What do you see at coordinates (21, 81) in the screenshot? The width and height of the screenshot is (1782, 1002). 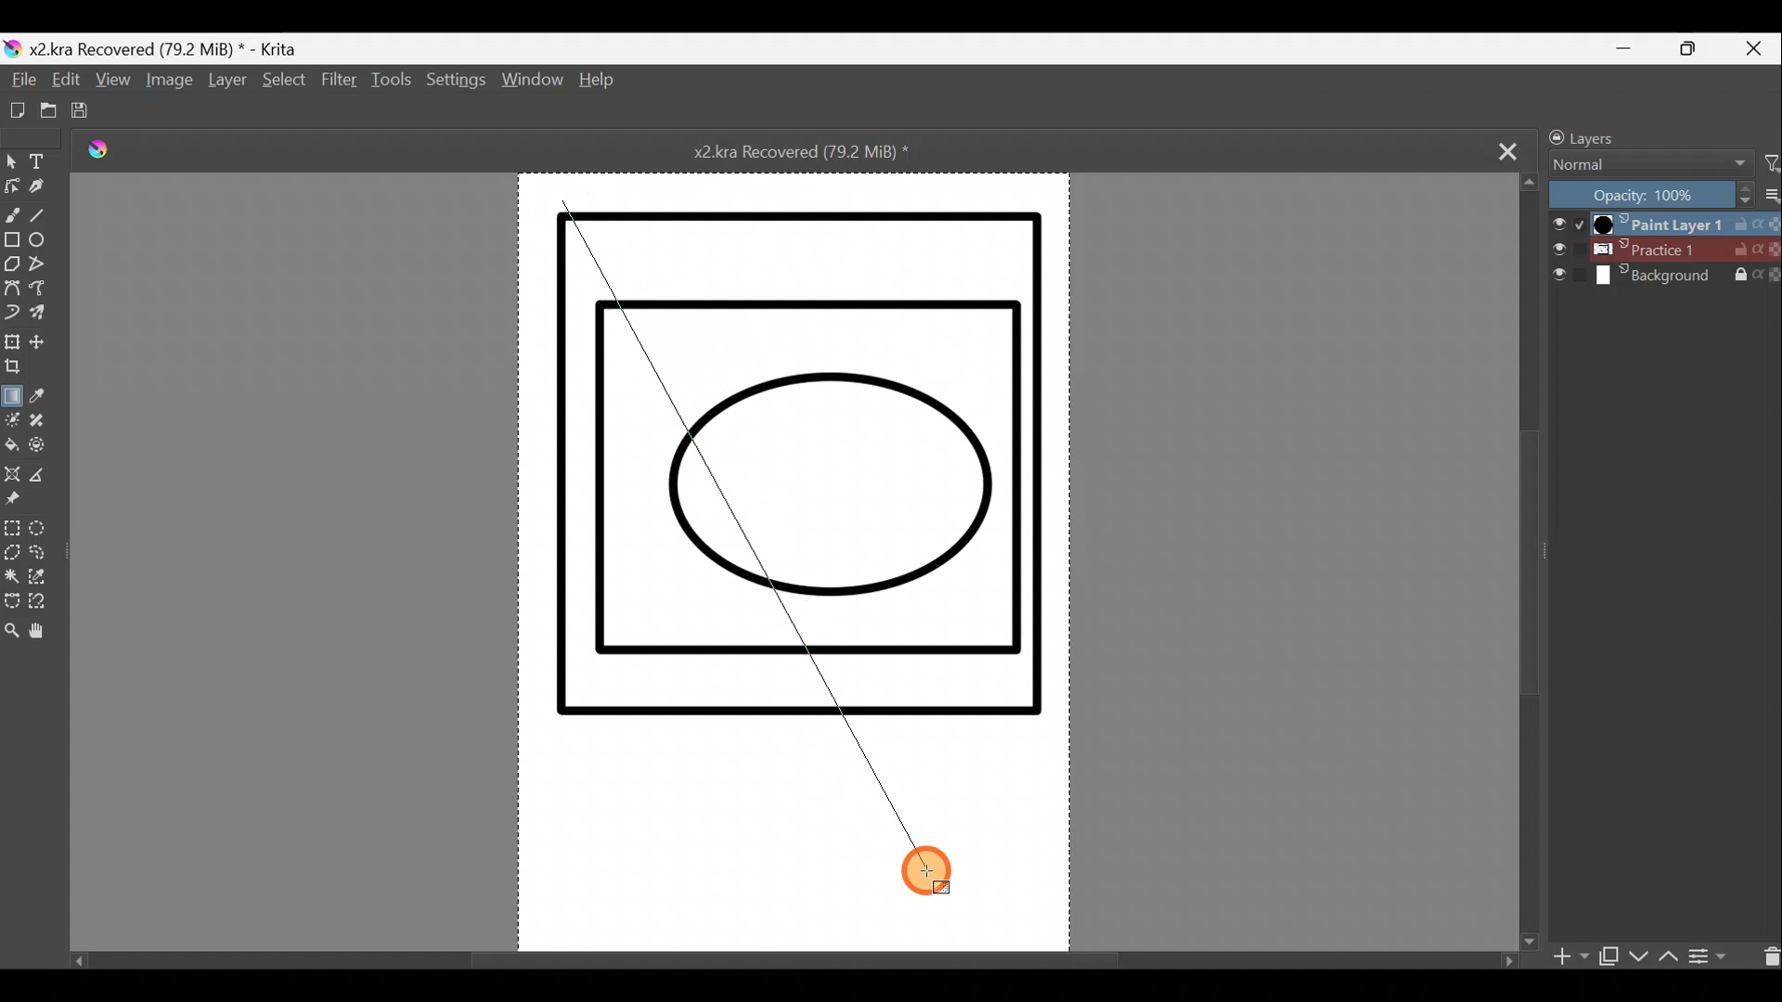 I see `File` at bounding box center [21, 81].